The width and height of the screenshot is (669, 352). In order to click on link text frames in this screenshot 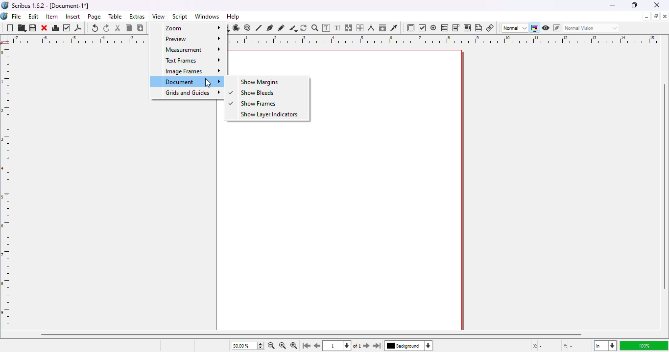, I will do `click(349, 28)`.